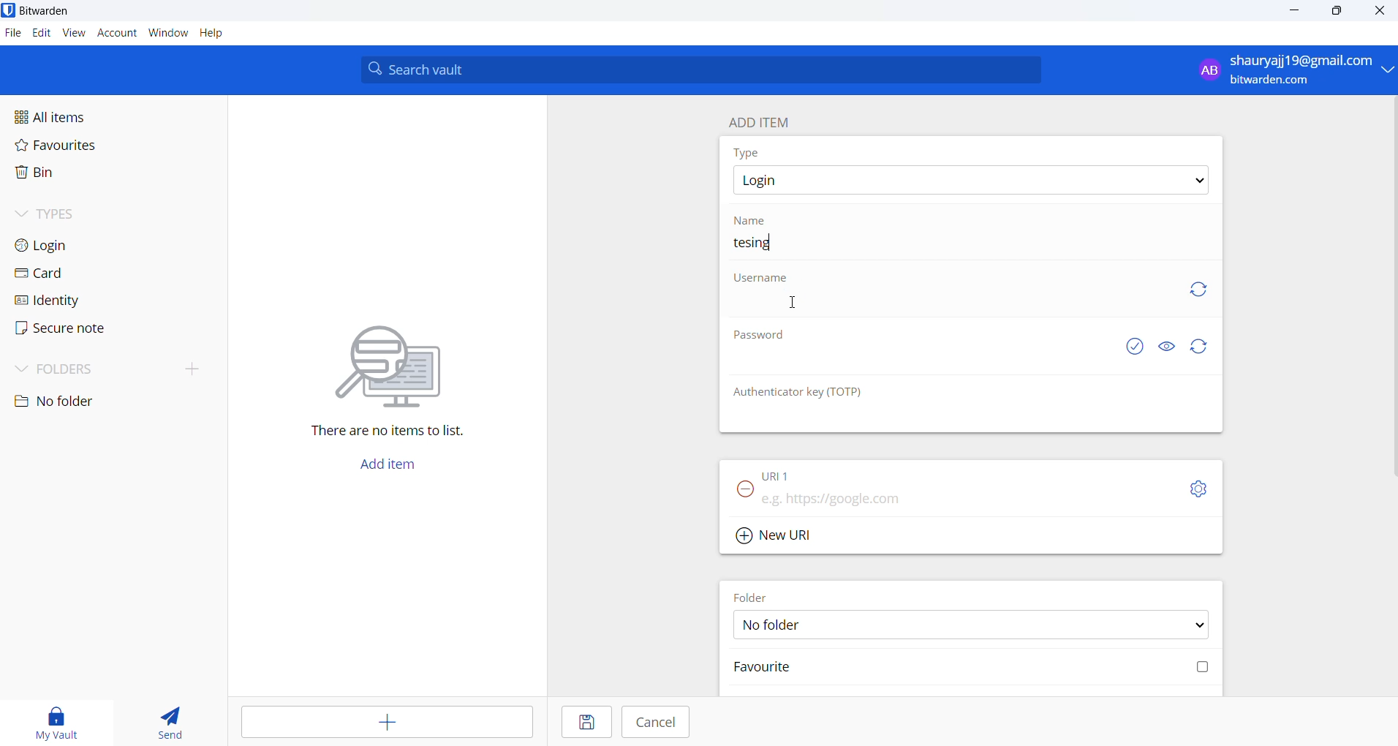  Describe the element at coordinates (396, 468) in the screenshot. I see `add item button` at that location.